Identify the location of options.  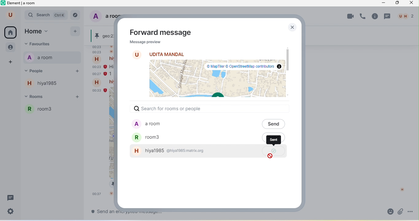
(412, 211).